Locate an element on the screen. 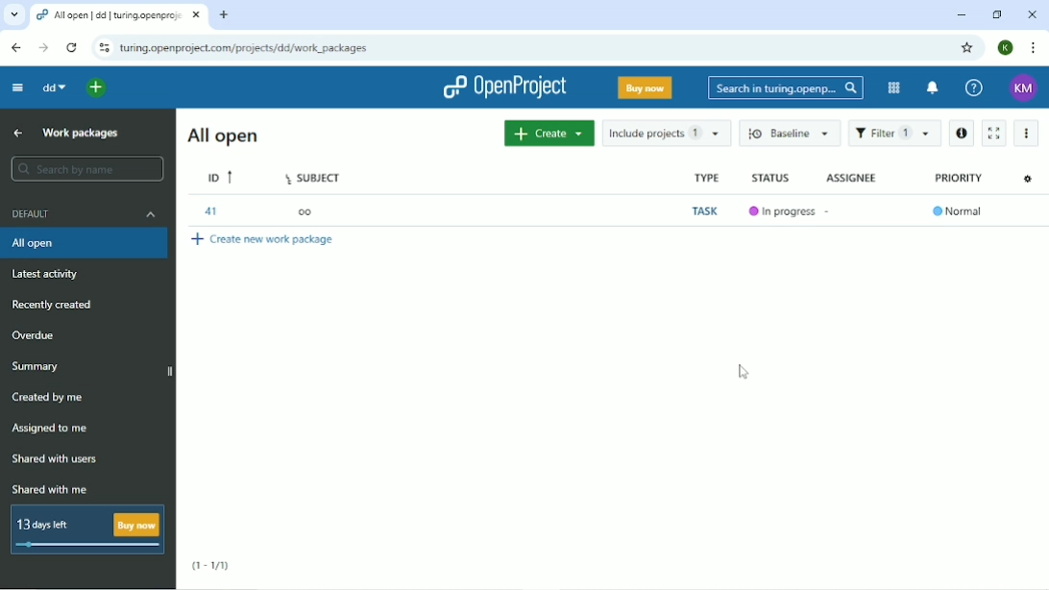 This screenshot has height=590, width=1049. Latest activity is located at coordinates (44, 275).